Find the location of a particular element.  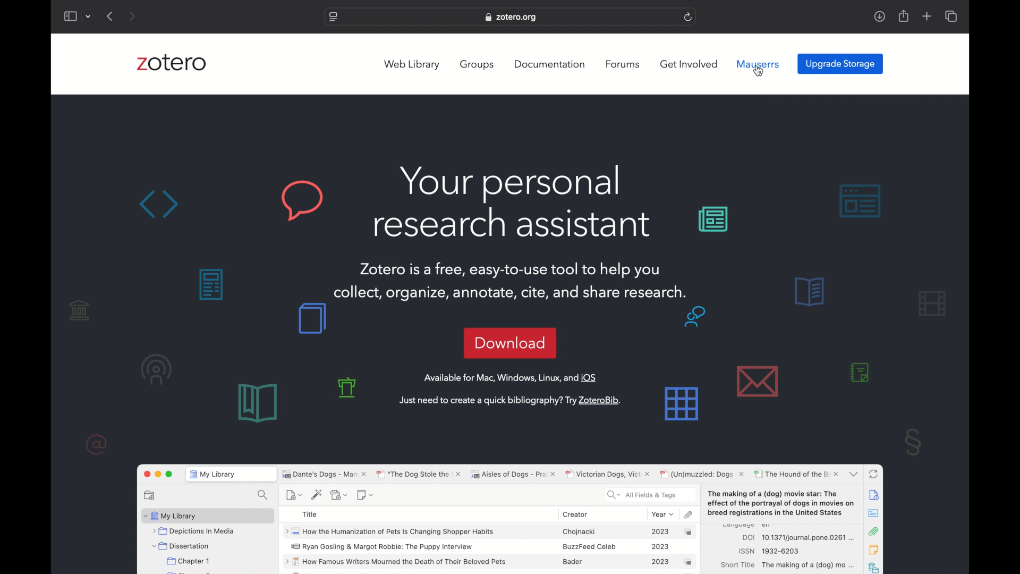

show tab overview is located at coordinates (952, 16).